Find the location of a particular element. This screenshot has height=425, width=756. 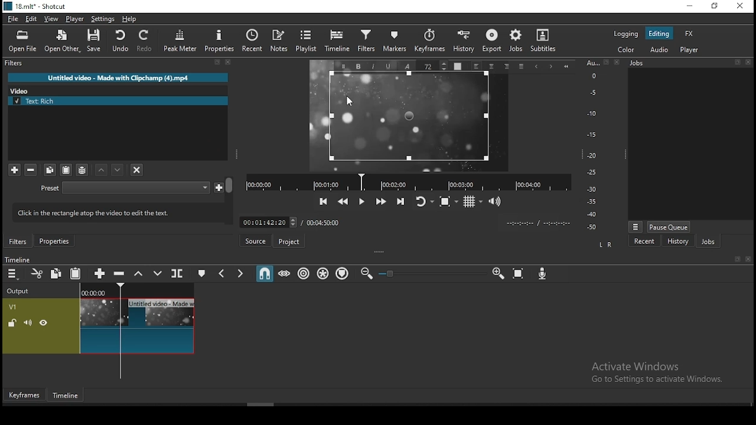

Menu is located at coordinates (636, 227).